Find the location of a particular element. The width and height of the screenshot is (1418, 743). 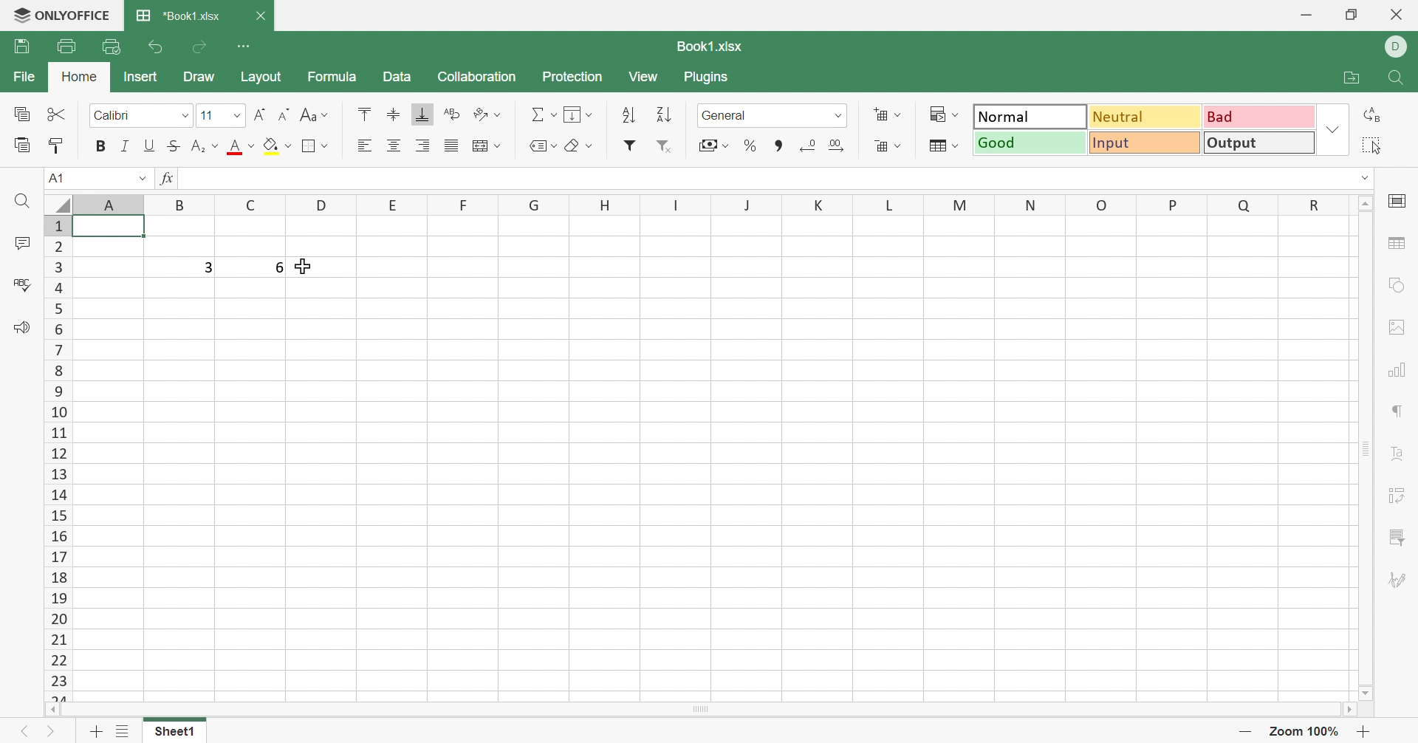

File is located at coordinates (27, 77).